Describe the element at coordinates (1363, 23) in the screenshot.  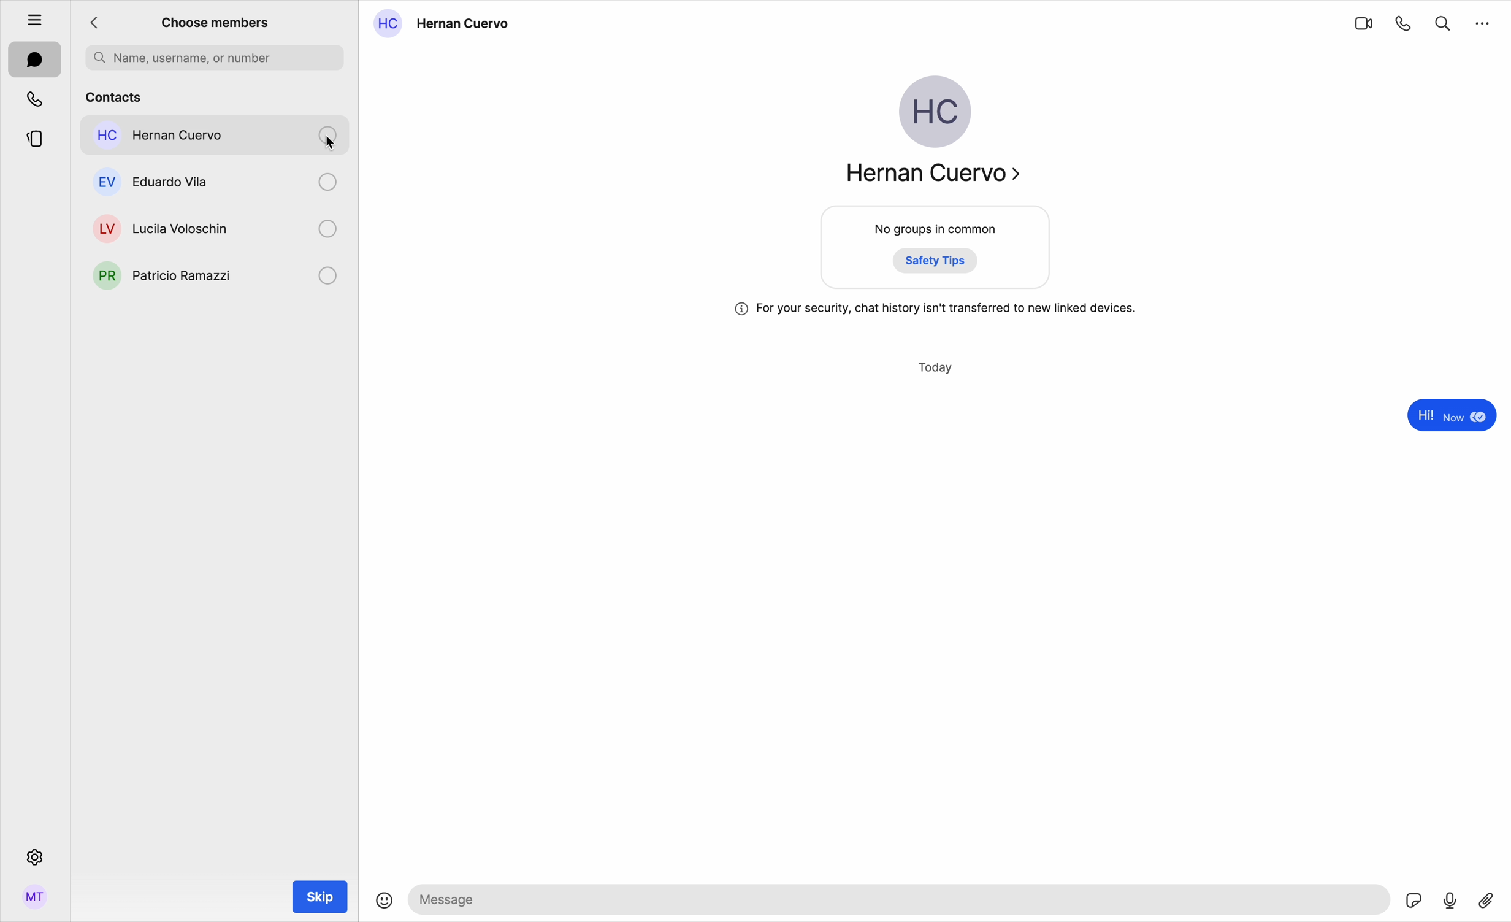
I see `videocall` at that location.